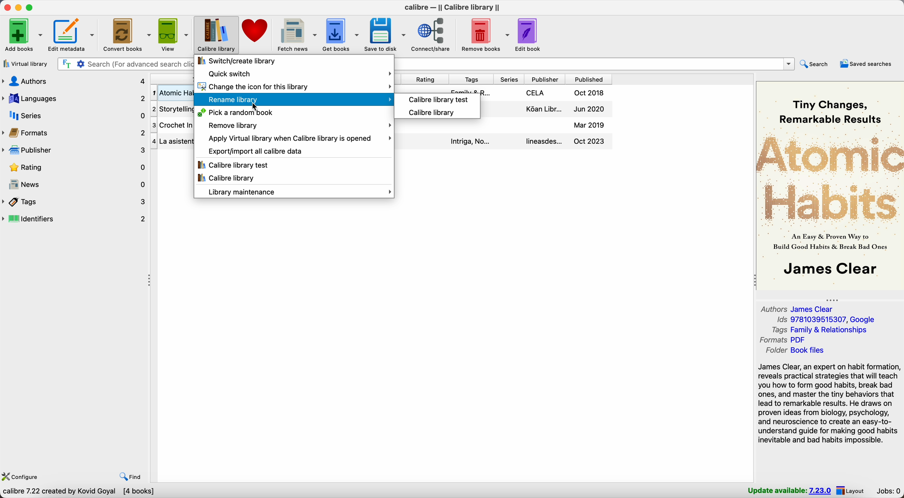 The width and height of the screenshot is (904, 498). I want to click on authors James Clear, so click(797, 308).